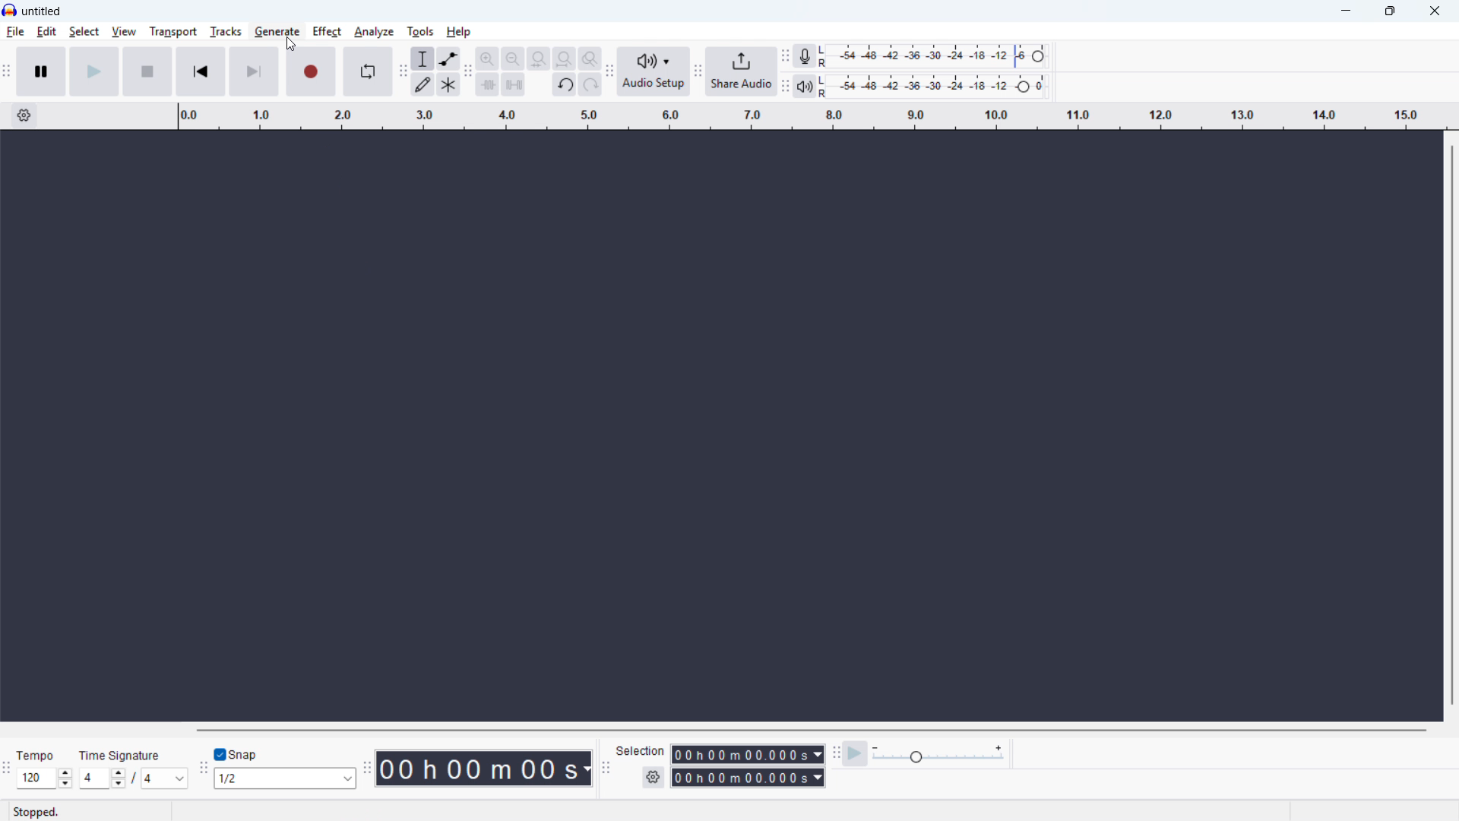 Image resolution: width=1459 pixels, height=821 pixels. I want to click on Audio setup toolbar , so click(609, 71).